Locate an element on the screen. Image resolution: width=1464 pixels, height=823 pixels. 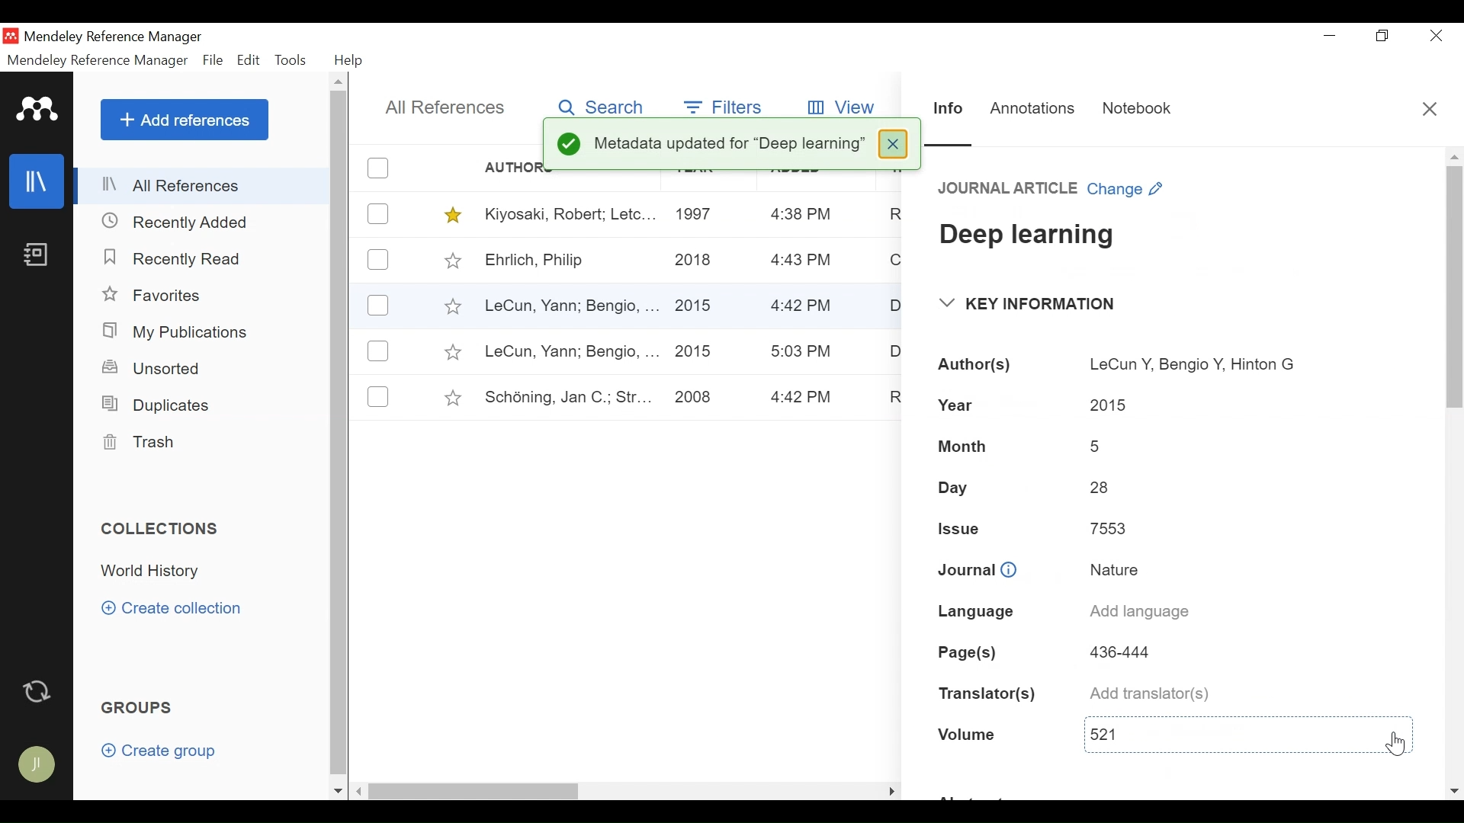
Toggle Favorites is located at coordinates (454, 215).